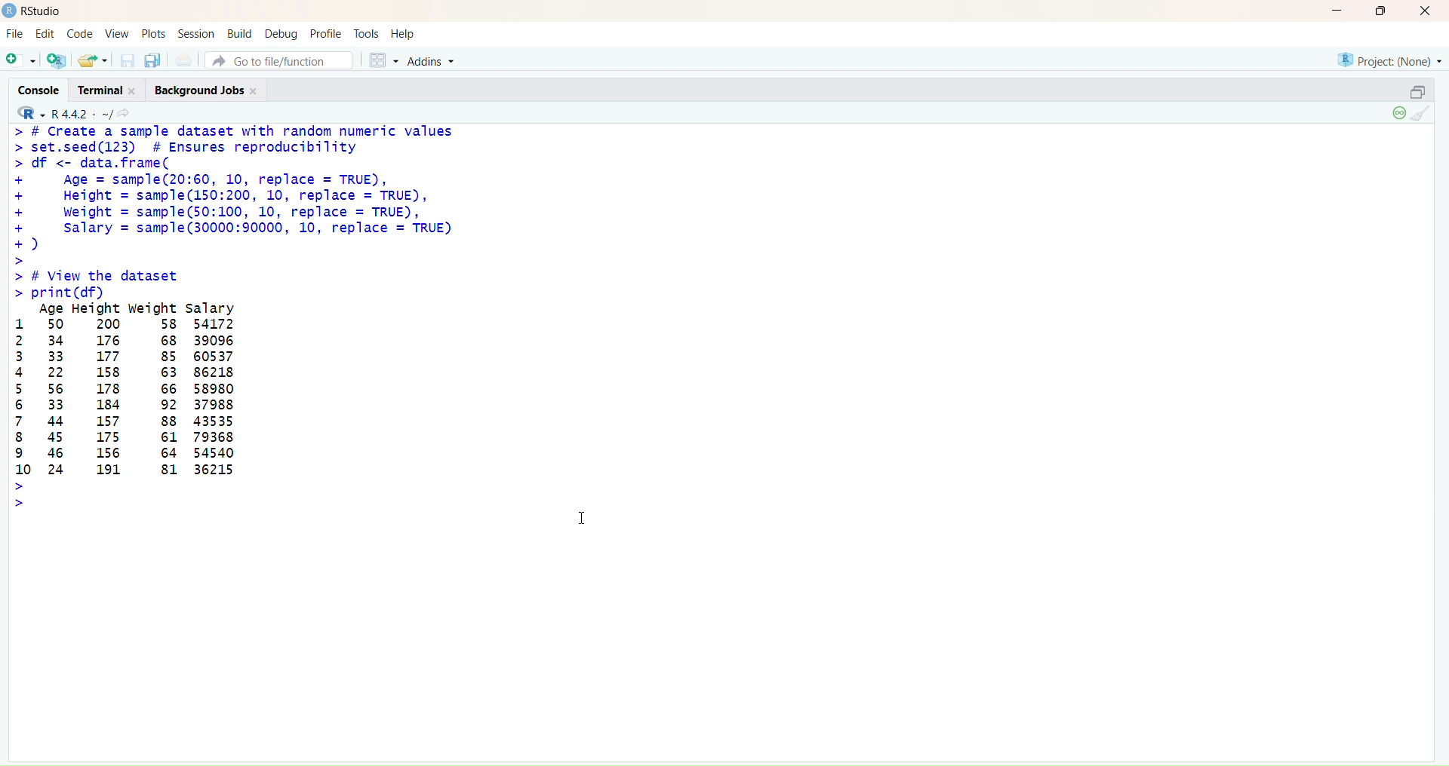 The width and height of the screenshot is (1449, 766). Describe the element at coordinates (1337, 11) in the screenshot. I see `Minimize` at that location.